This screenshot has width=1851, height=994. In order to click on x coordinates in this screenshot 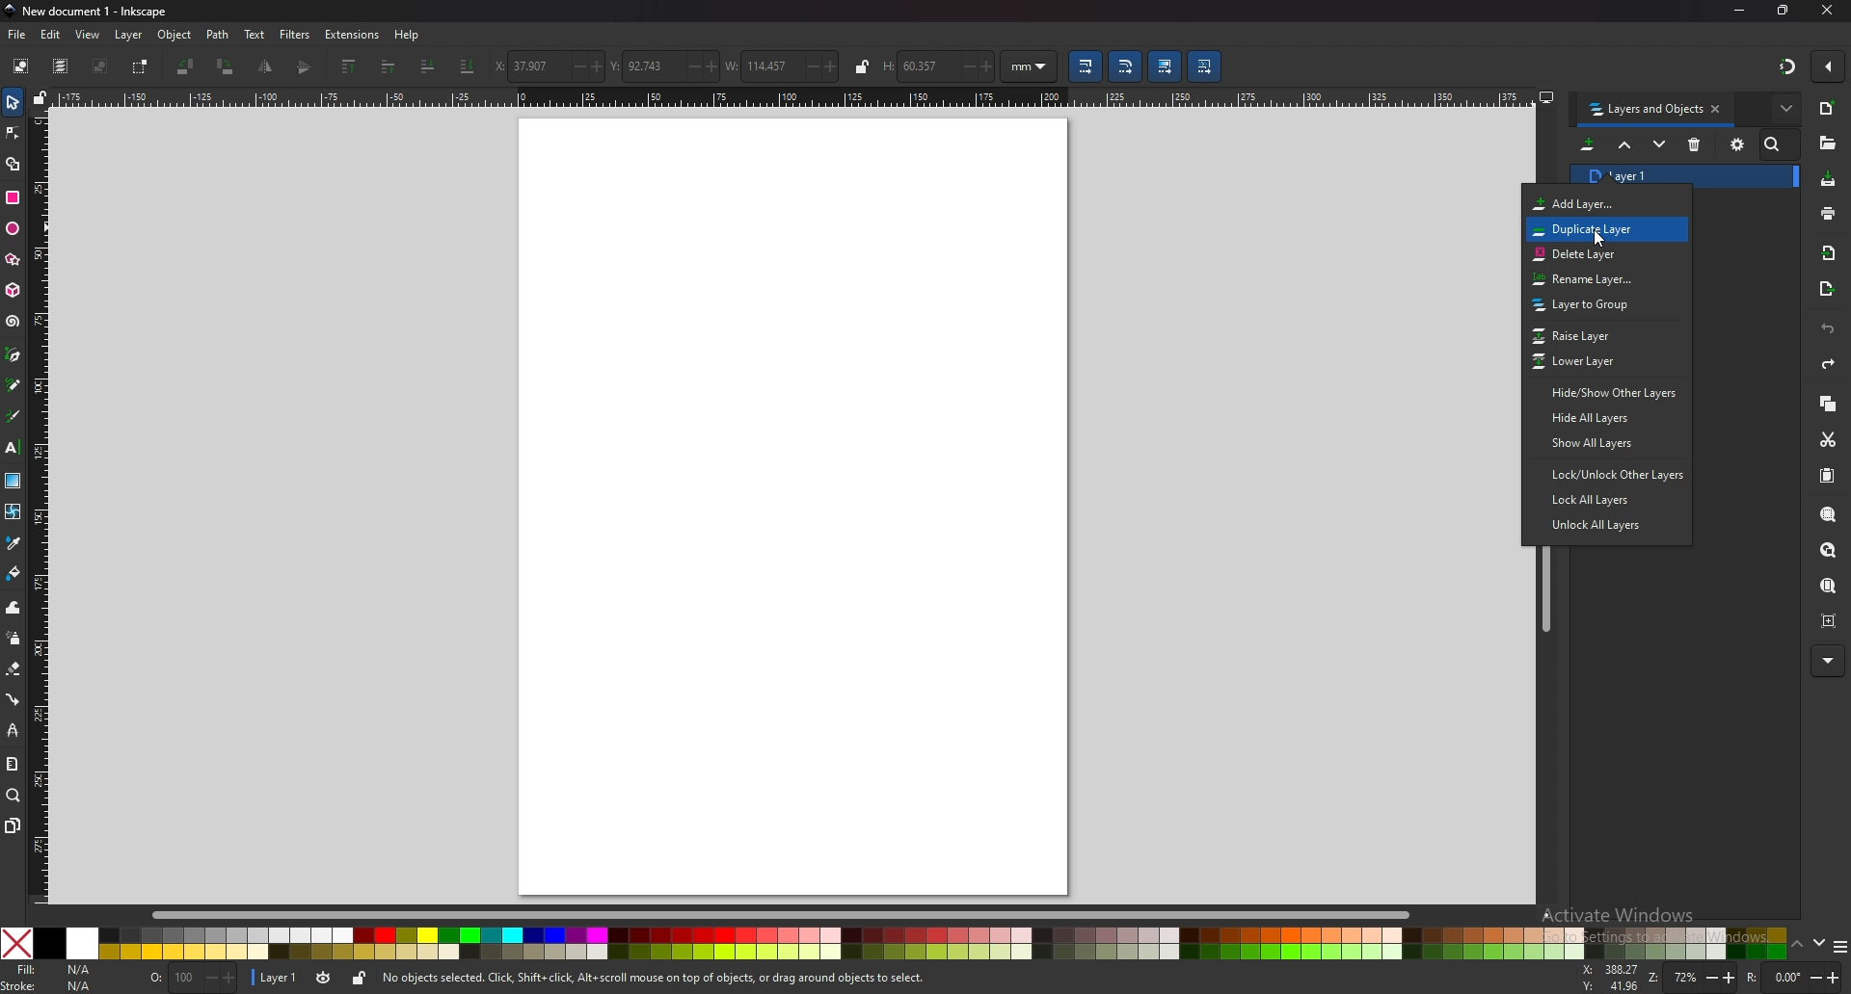, I will do `click(523, 65)`.